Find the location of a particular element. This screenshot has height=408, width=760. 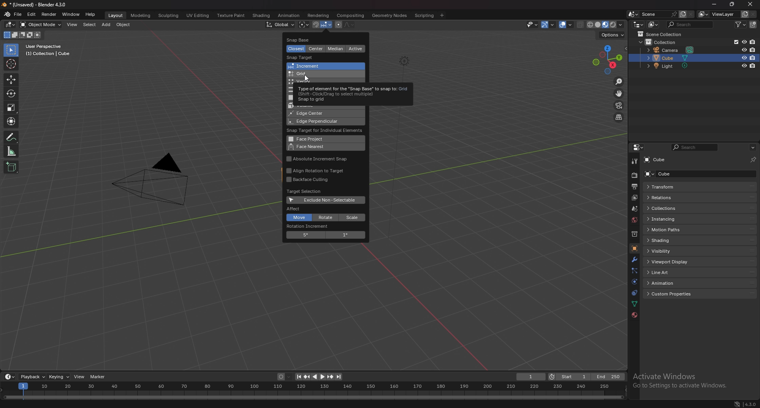

select is located at coordinates (89, 25).